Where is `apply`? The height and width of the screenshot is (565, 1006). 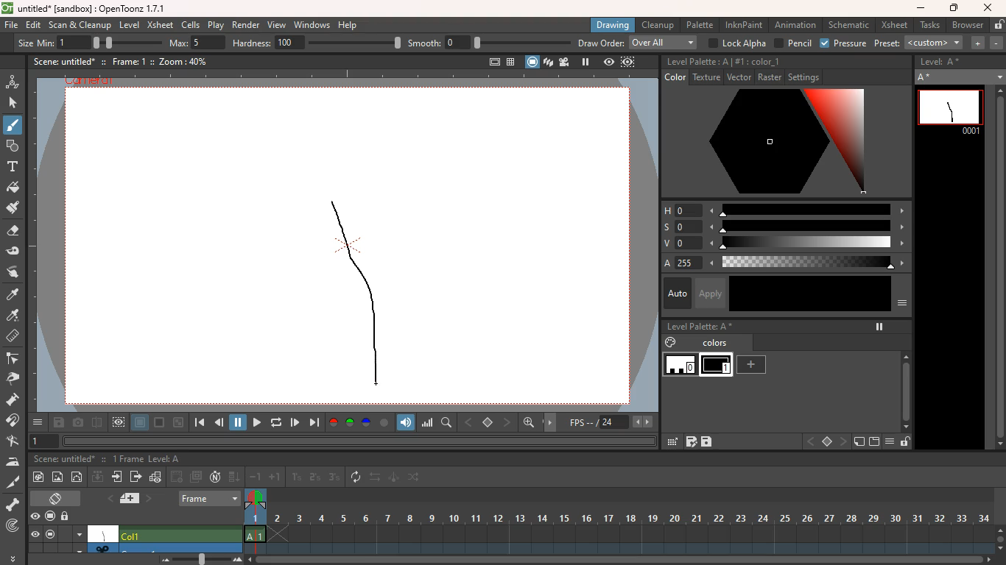 apply is located at coordinates (712, 293).